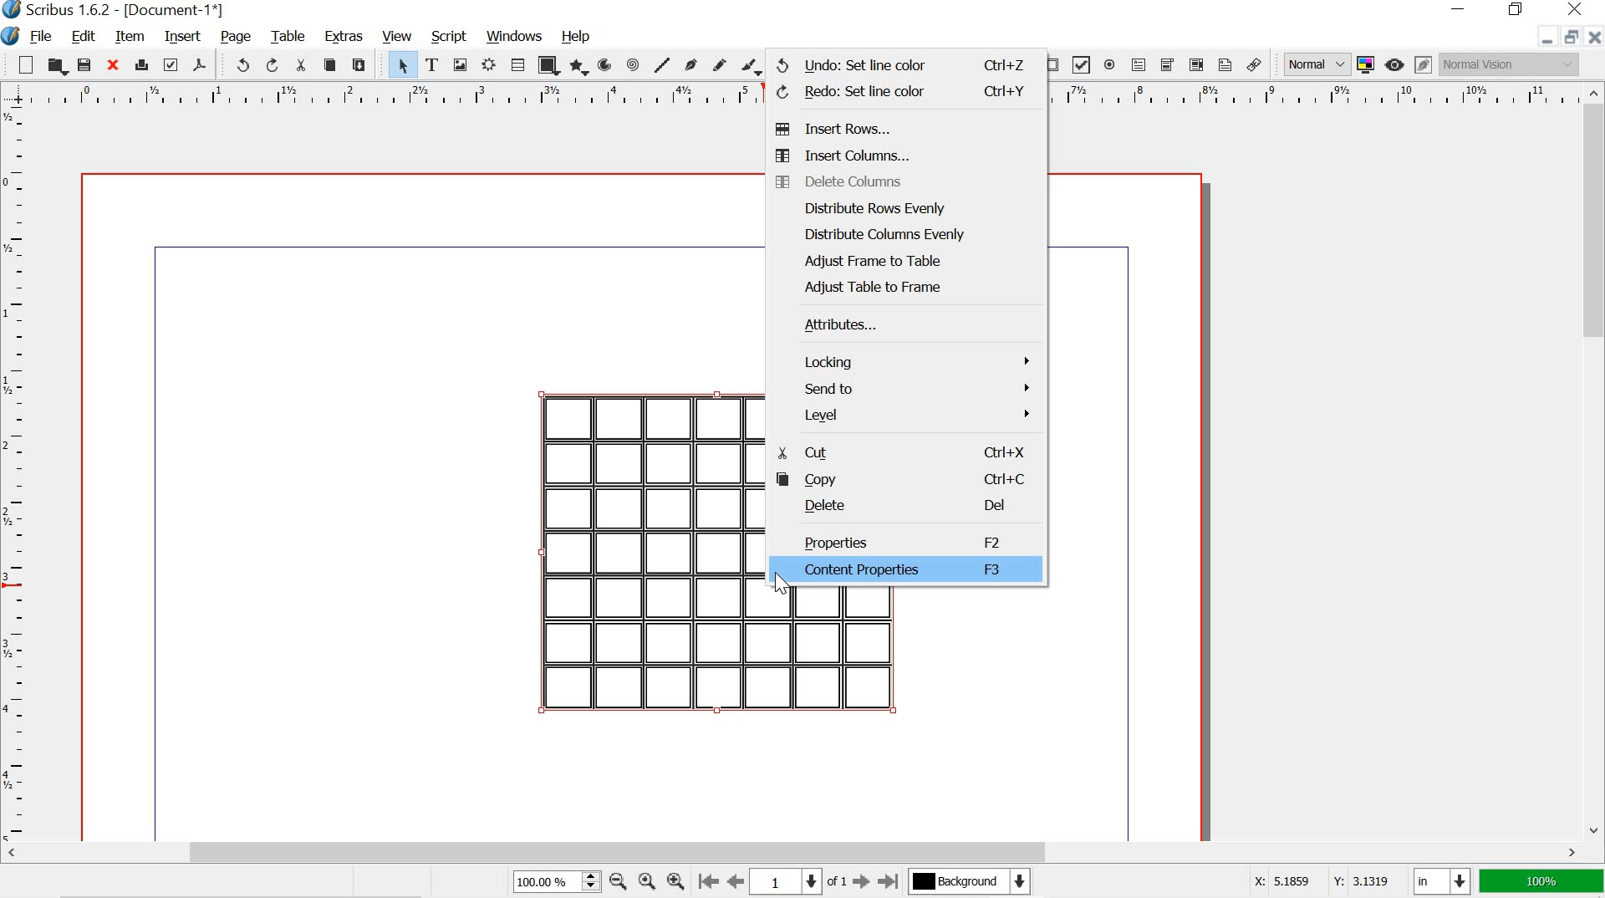  What do you see at coordinates (538, 884) in the screenshot?
I see `100.00%` at bounding box center [538, 884].